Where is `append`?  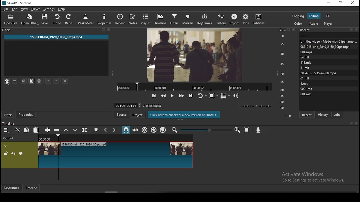 append is located at coordinates (47, 129).